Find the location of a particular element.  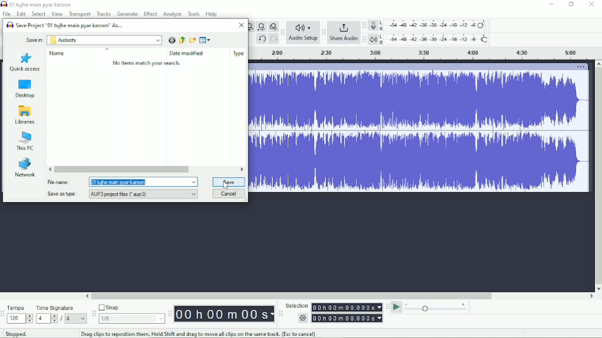

Create new folder is located at coordinates (192, 40).